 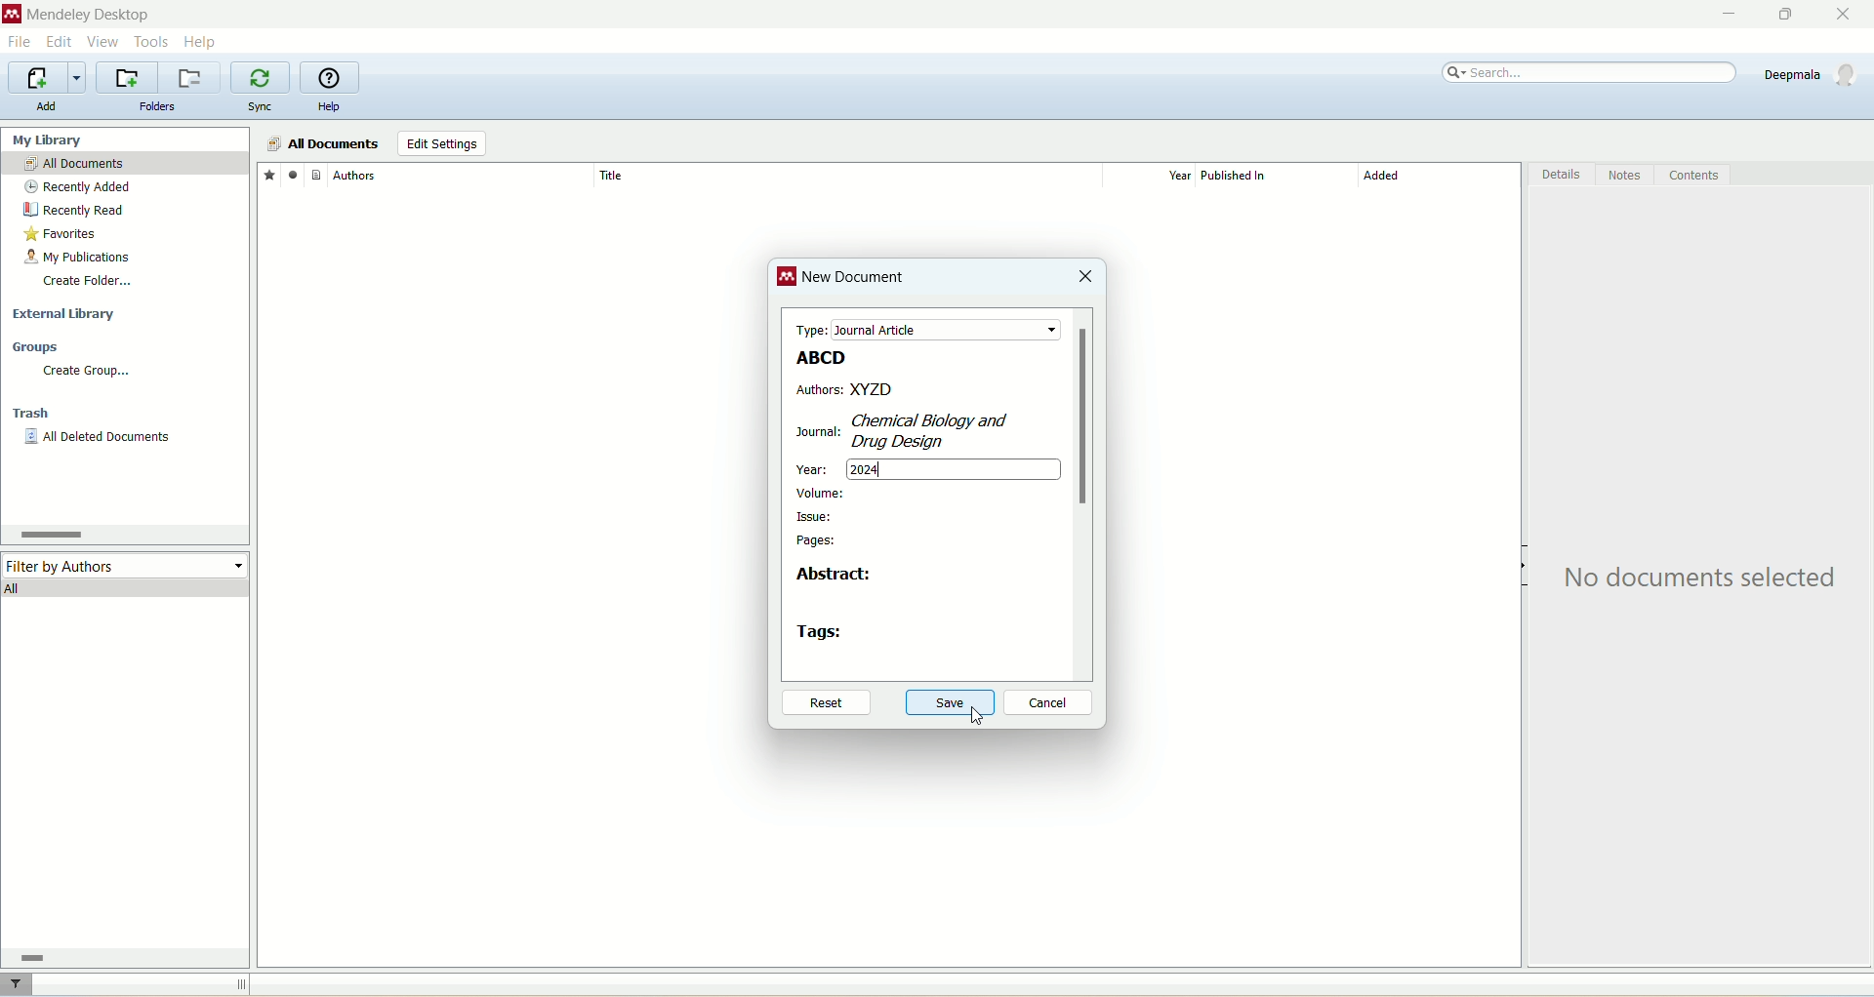 What do you see at coordinates (127, 564) in the screenshot?
I see `filter by author` at bounding box center [127, 564].